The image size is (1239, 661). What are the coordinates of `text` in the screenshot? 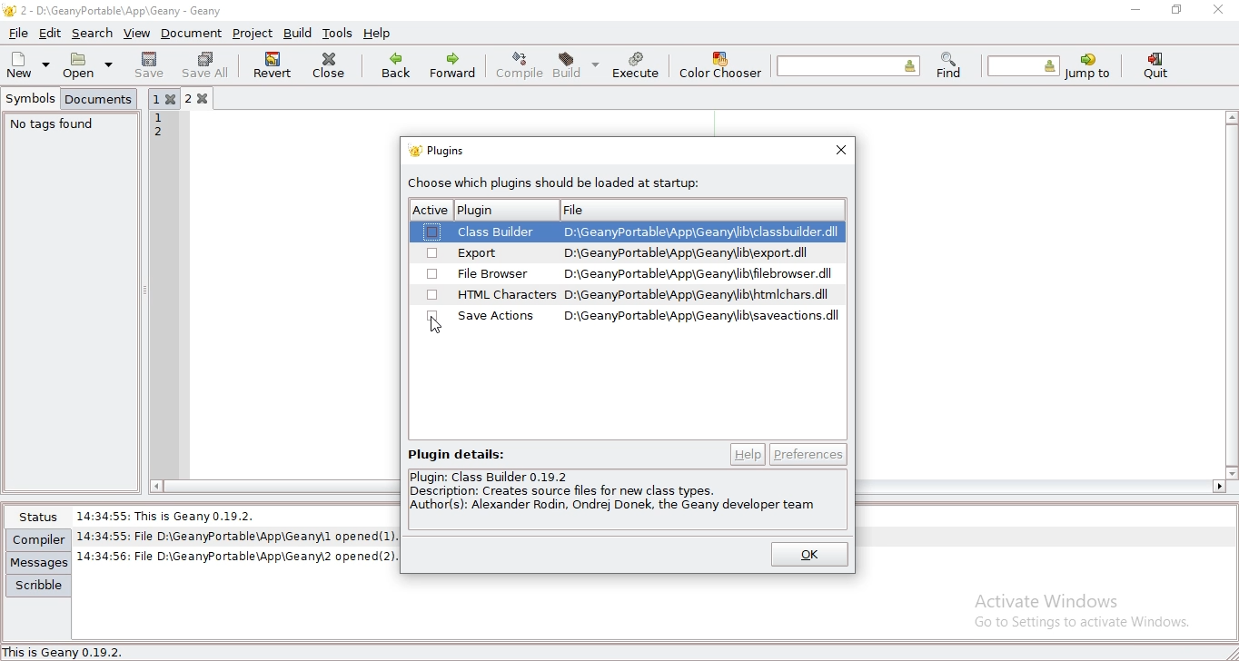 It's located at (454, 453).